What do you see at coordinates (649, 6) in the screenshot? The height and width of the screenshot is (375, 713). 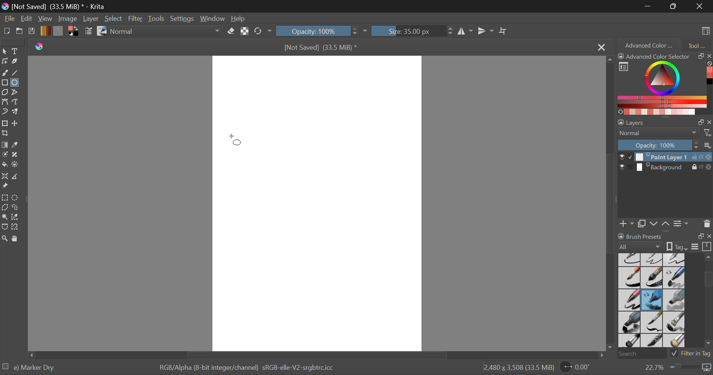 I see `Restore Down` at bounding box center [649, 6].